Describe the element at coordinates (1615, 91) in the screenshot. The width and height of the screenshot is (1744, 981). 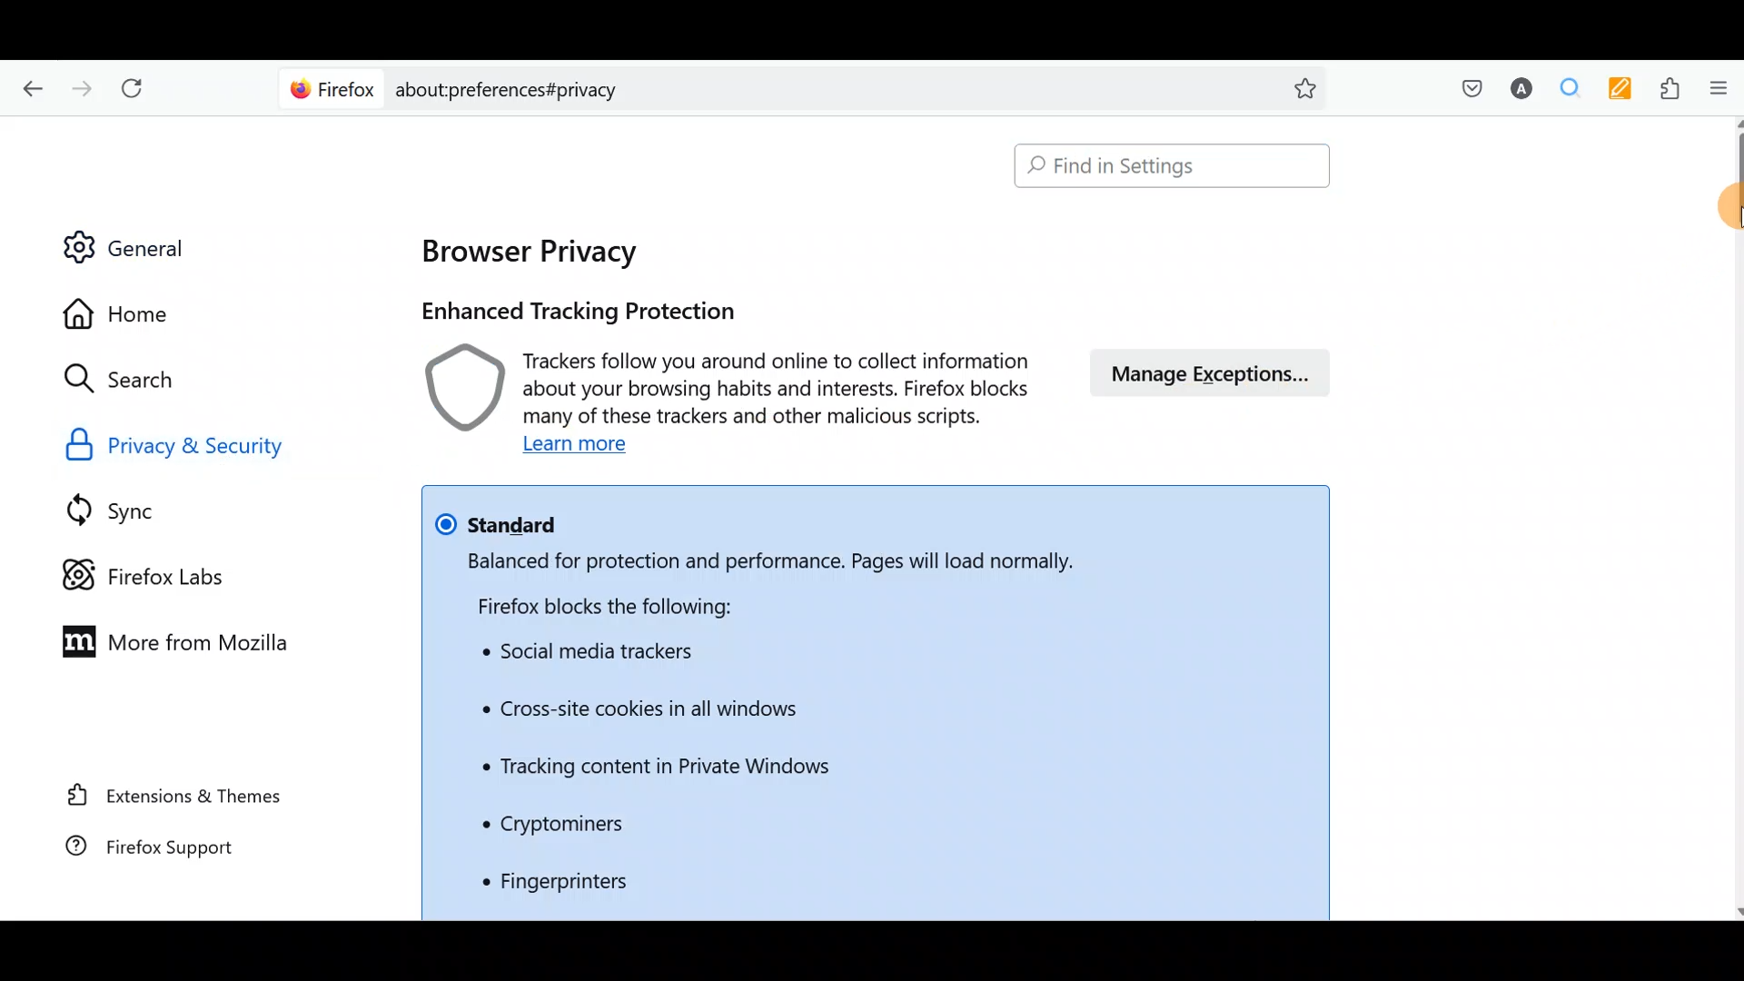
I see `Multi keywords highlighter` at that location.